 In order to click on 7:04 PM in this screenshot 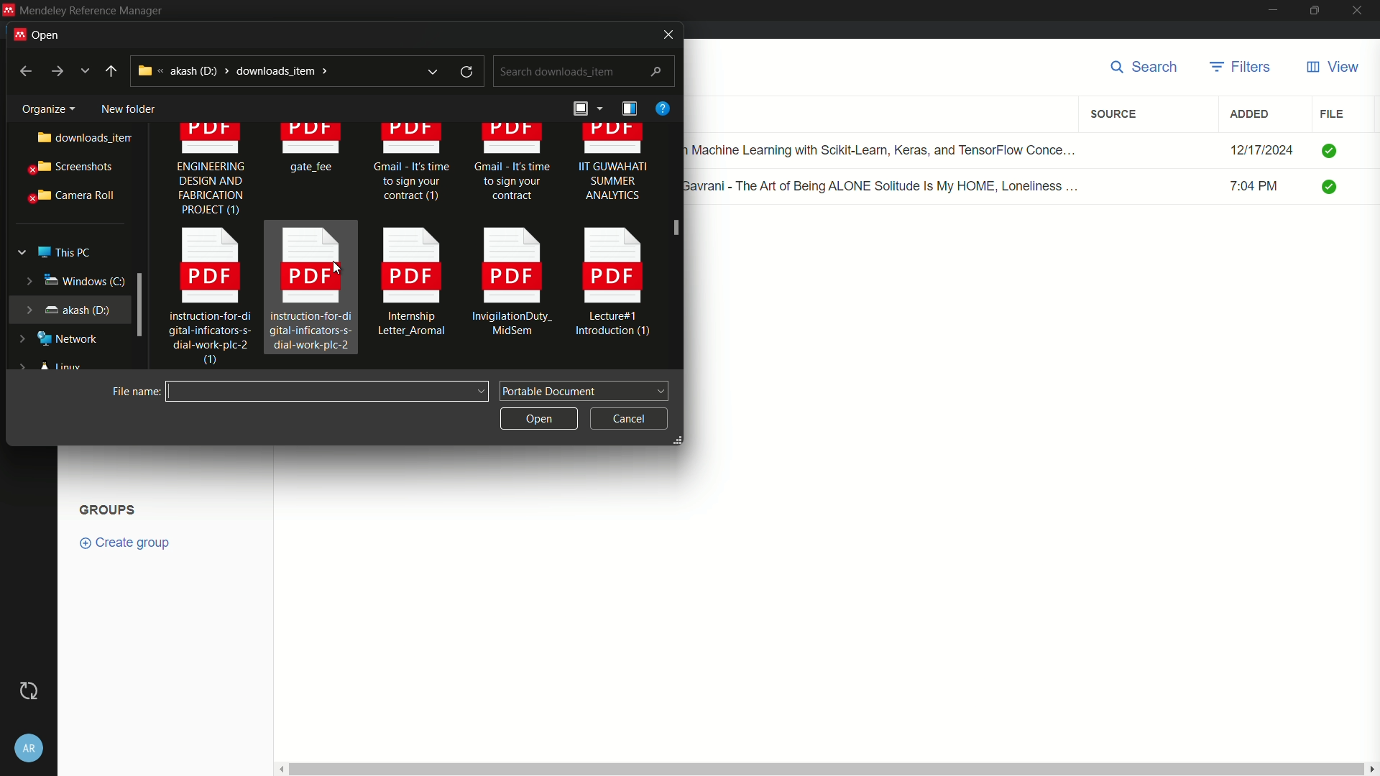, I will do `click(1262, 188)`.